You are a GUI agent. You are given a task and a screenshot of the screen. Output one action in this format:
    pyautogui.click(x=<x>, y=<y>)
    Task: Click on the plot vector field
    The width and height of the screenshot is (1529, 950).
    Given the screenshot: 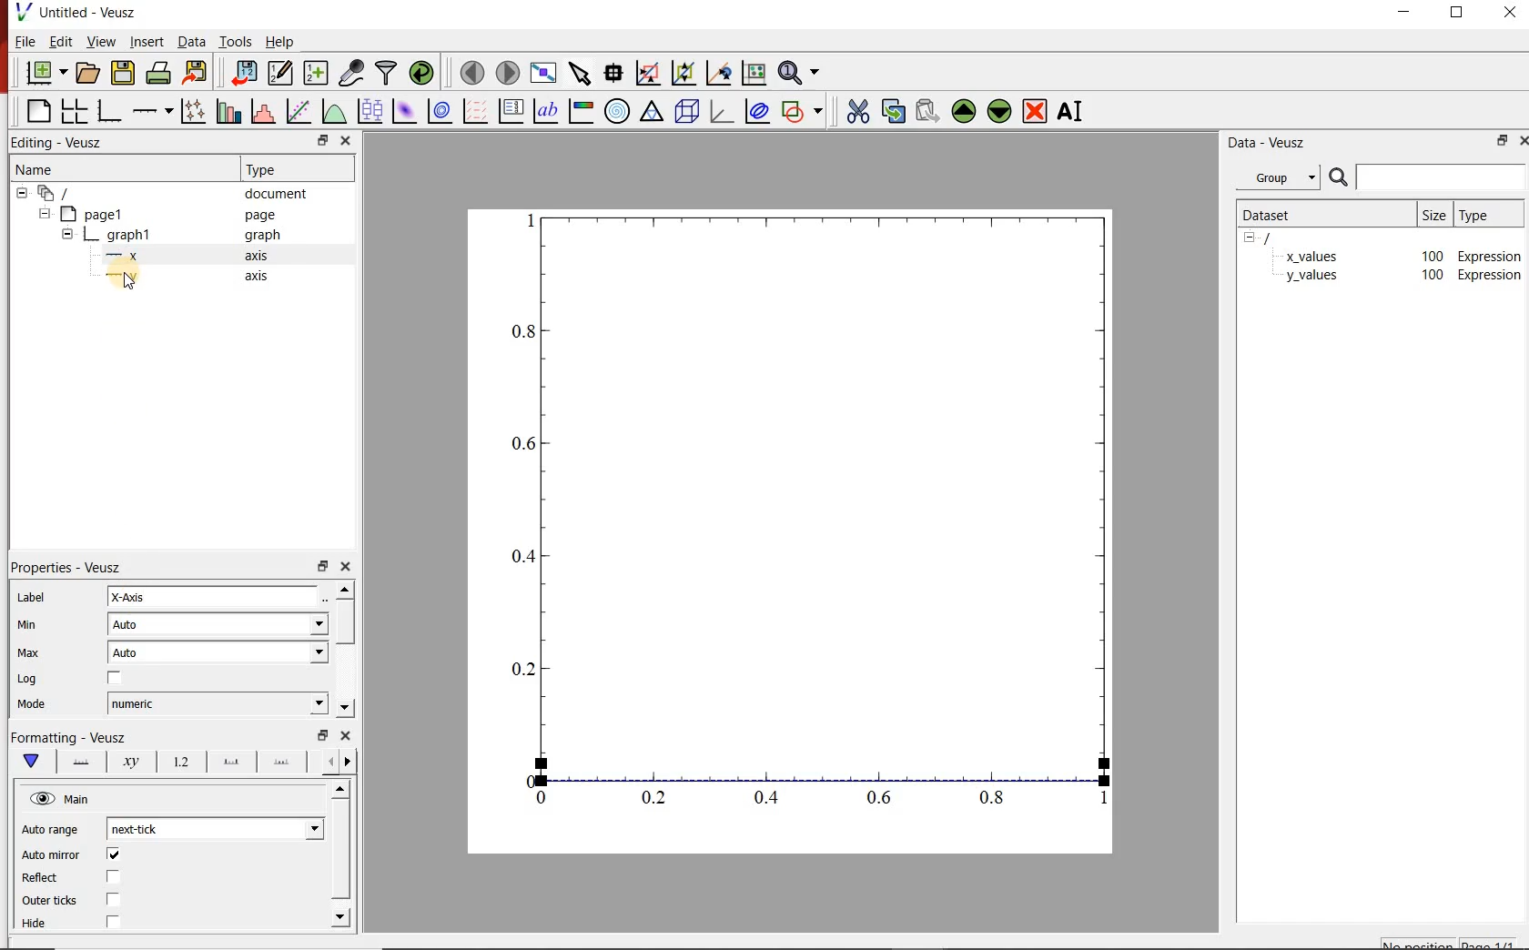 What is the action you would take?
    pyautogui.click(x=475, y=111)
    